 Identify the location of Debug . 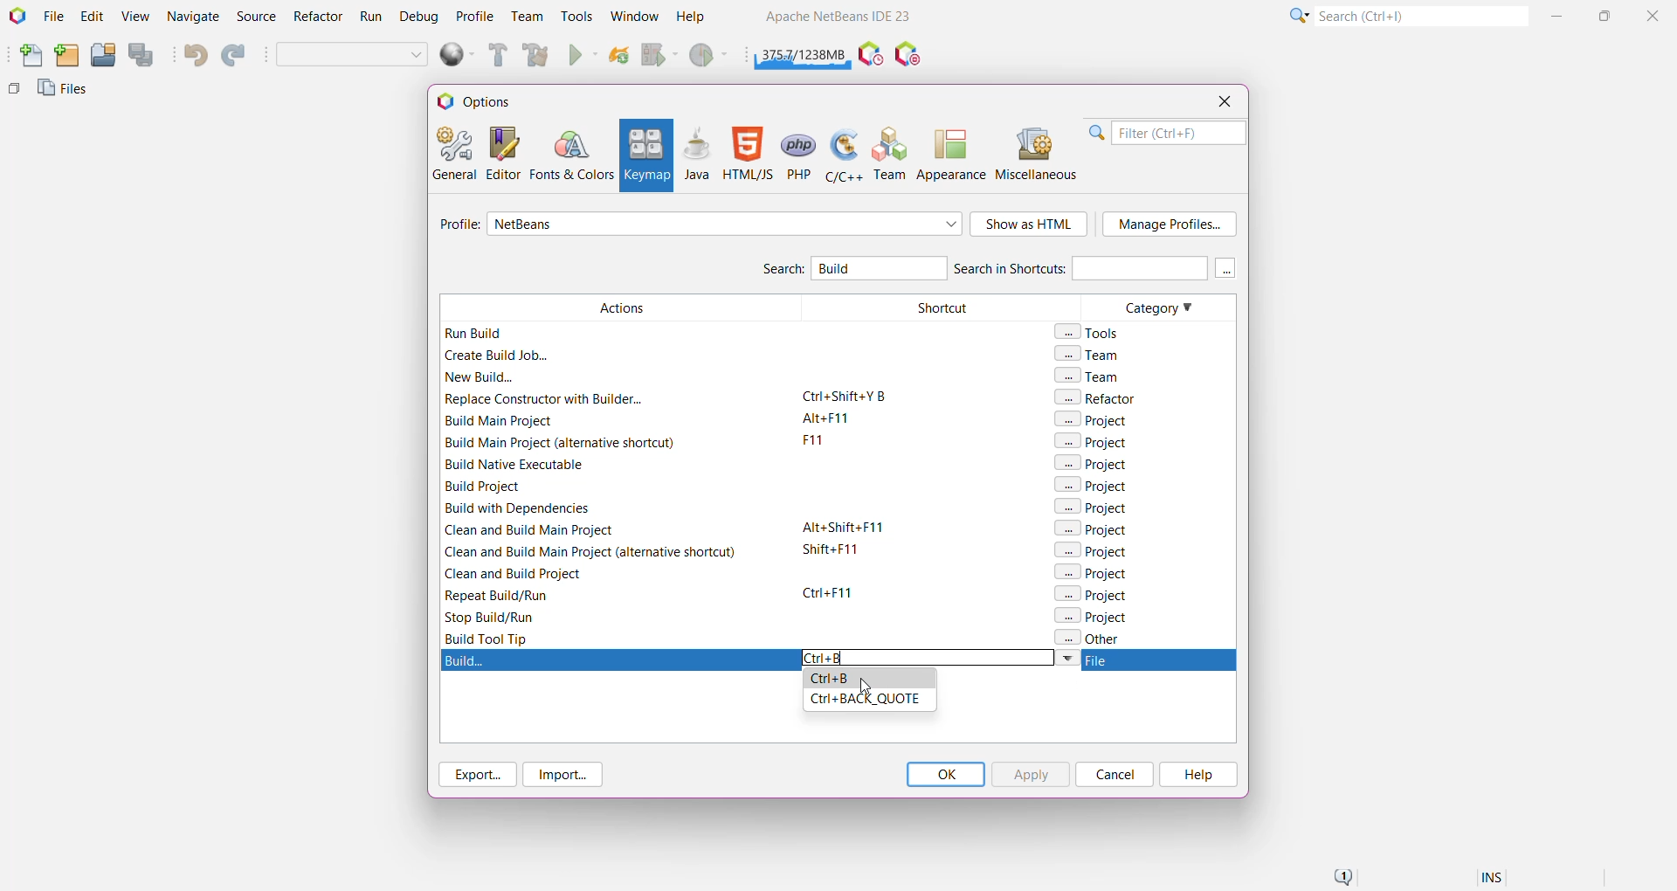
(417, 17).